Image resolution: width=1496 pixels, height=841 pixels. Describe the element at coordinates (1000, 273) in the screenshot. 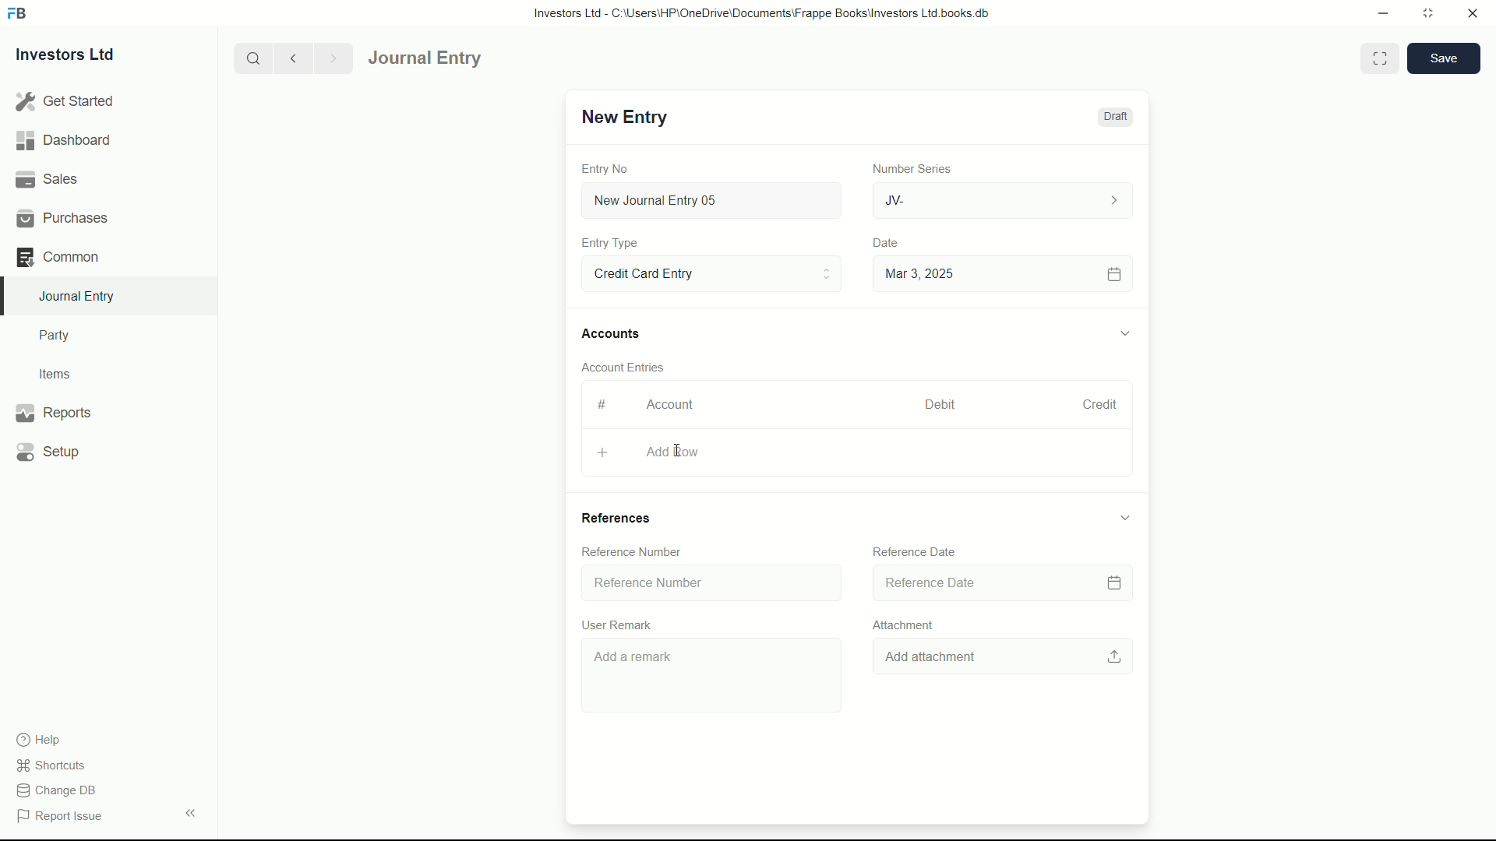

I see `Mar 3, 2025` at that location.